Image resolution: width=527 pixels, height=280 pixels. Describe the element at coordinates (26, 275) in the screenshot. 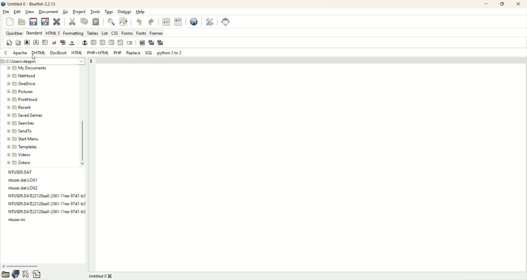

I see `insert special character` at that location.